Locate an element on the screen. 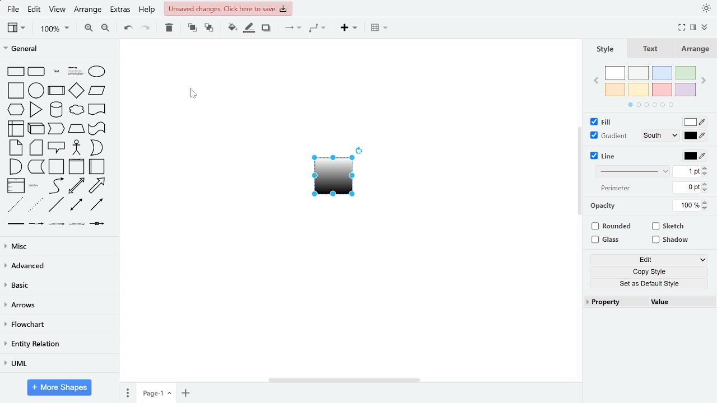  general shapes is located at coordinates (34, 109).